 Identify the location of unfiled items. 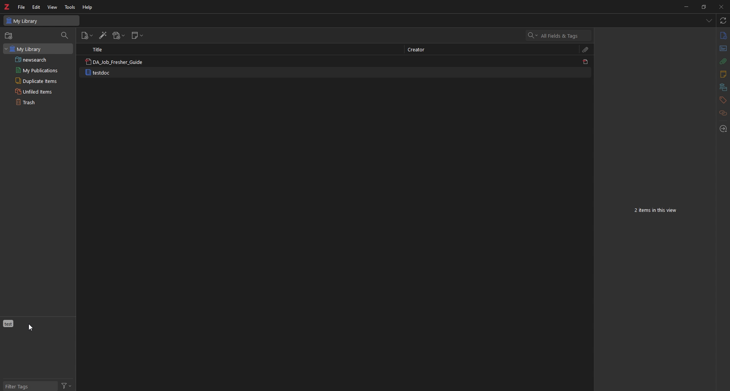
(40, 91).